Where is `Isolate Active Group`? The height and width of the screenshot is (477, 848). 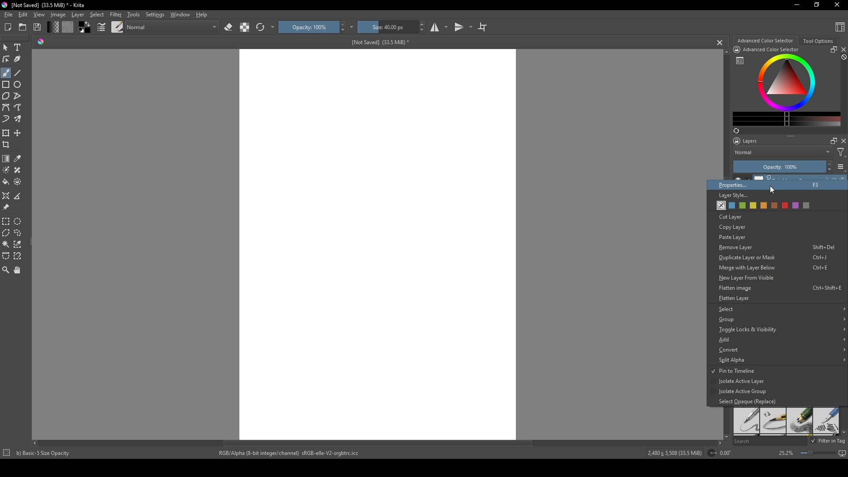
Isolate Active Group is located at coordinates (743, 392).